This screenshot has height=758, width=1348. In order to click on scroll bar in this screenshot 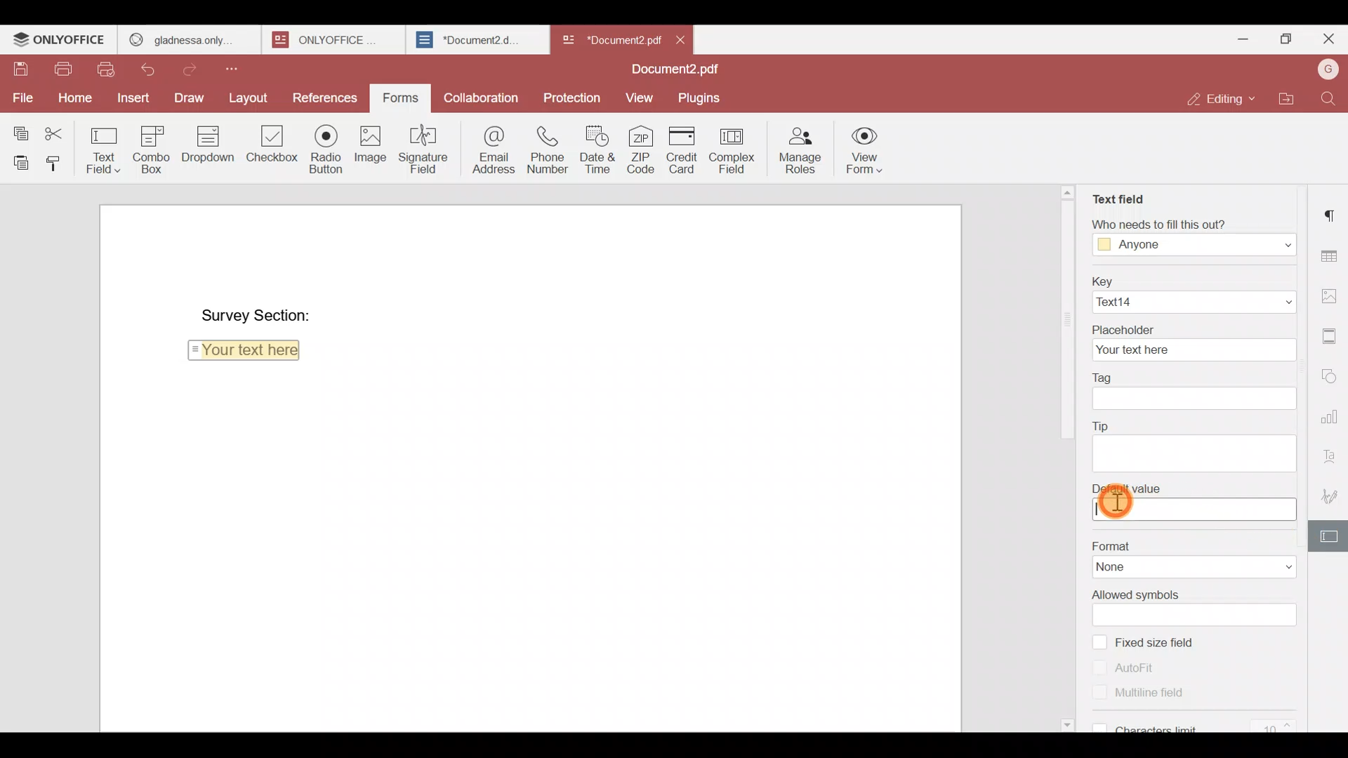, I will do `click(1063, 313)`.